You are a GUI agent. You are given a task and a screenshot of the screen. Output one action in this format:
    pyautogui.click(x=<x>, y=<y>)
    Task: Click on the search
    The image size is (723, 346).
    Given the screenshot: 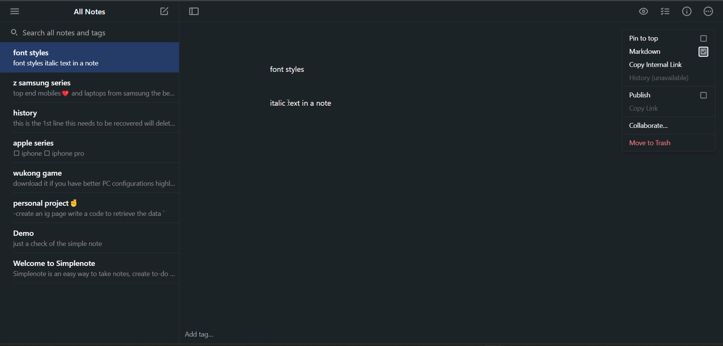 What is the action you would take?
    pyautogui.click(x=70, y=31)
    